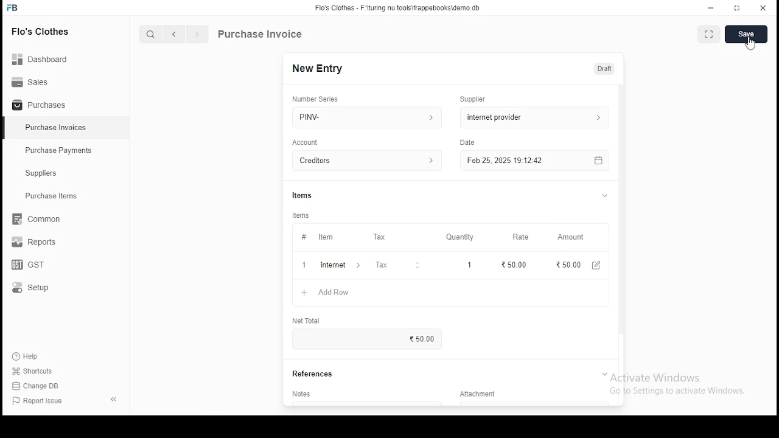 Image resolution: width=779 pixels, height=438 pixels. What do you see at coordinates (513, 264) in the screenshot?
I see `50.00` at bounding box center [513, 264].